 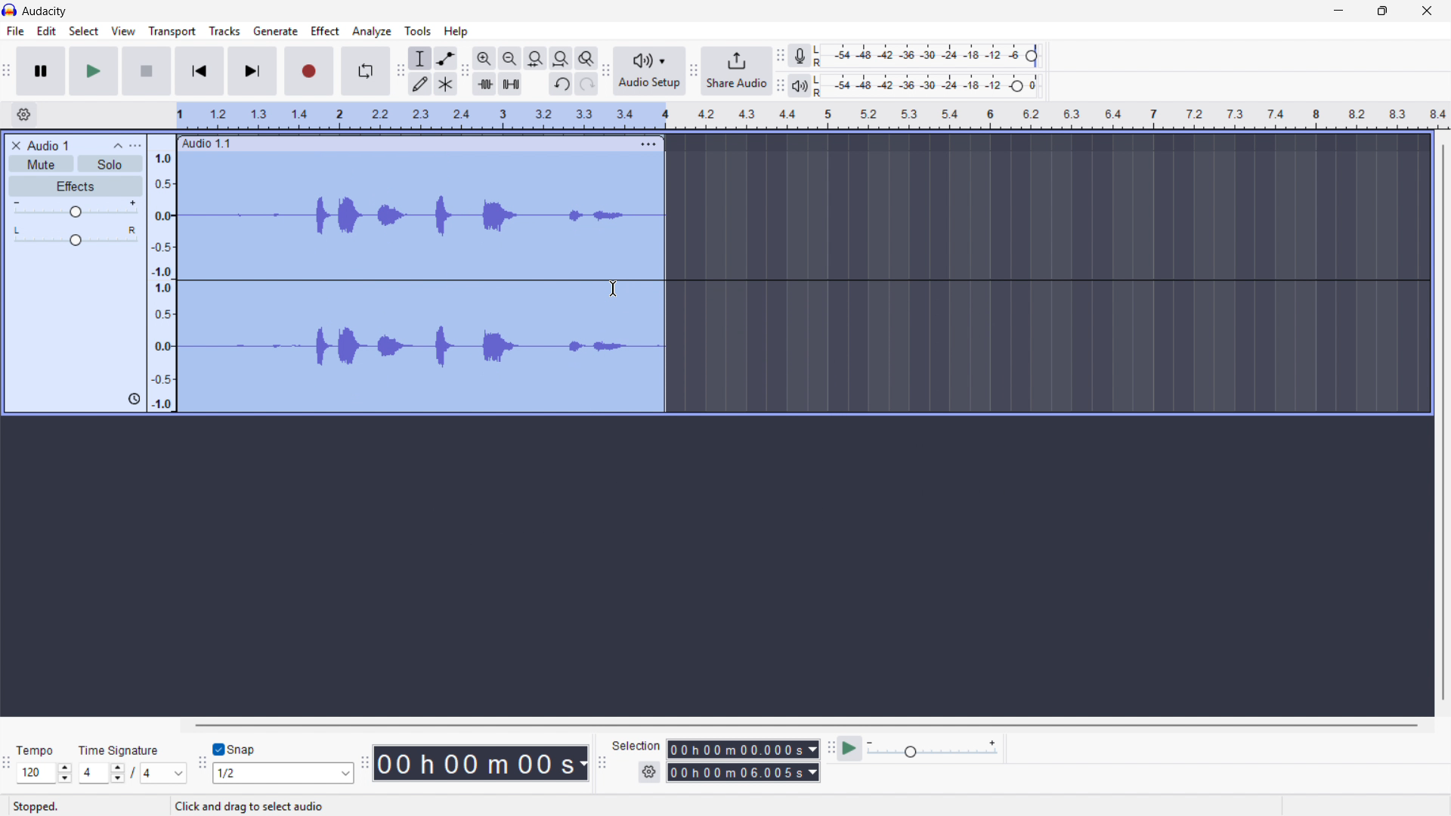 What do you see at coordinates (275, 31) in the screenshot?
I see `Generate` at bounding box center [275, 31].